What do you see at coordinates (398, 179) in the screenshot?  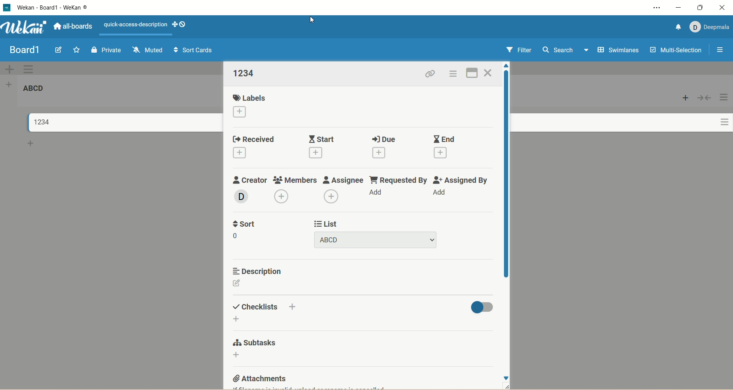 I see `requested by` at bounding box center [398, 179].